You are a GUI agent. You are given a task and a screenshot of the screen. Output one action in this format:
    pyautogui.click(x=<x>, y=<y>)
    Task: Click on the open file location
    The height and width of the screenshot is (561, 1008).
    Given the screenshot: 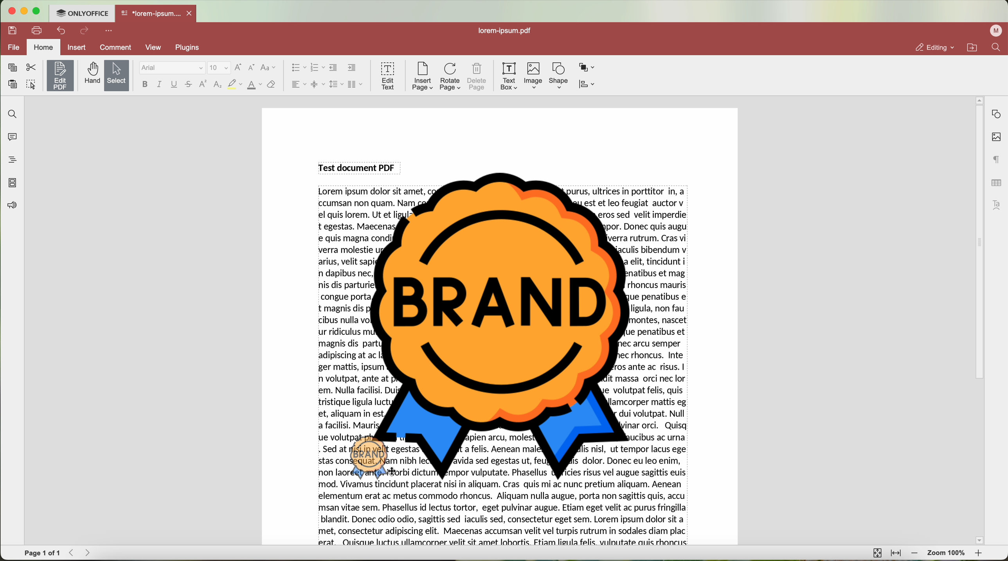 What is the action you would take?
    pyautogui.click(x=974, y=48)
    